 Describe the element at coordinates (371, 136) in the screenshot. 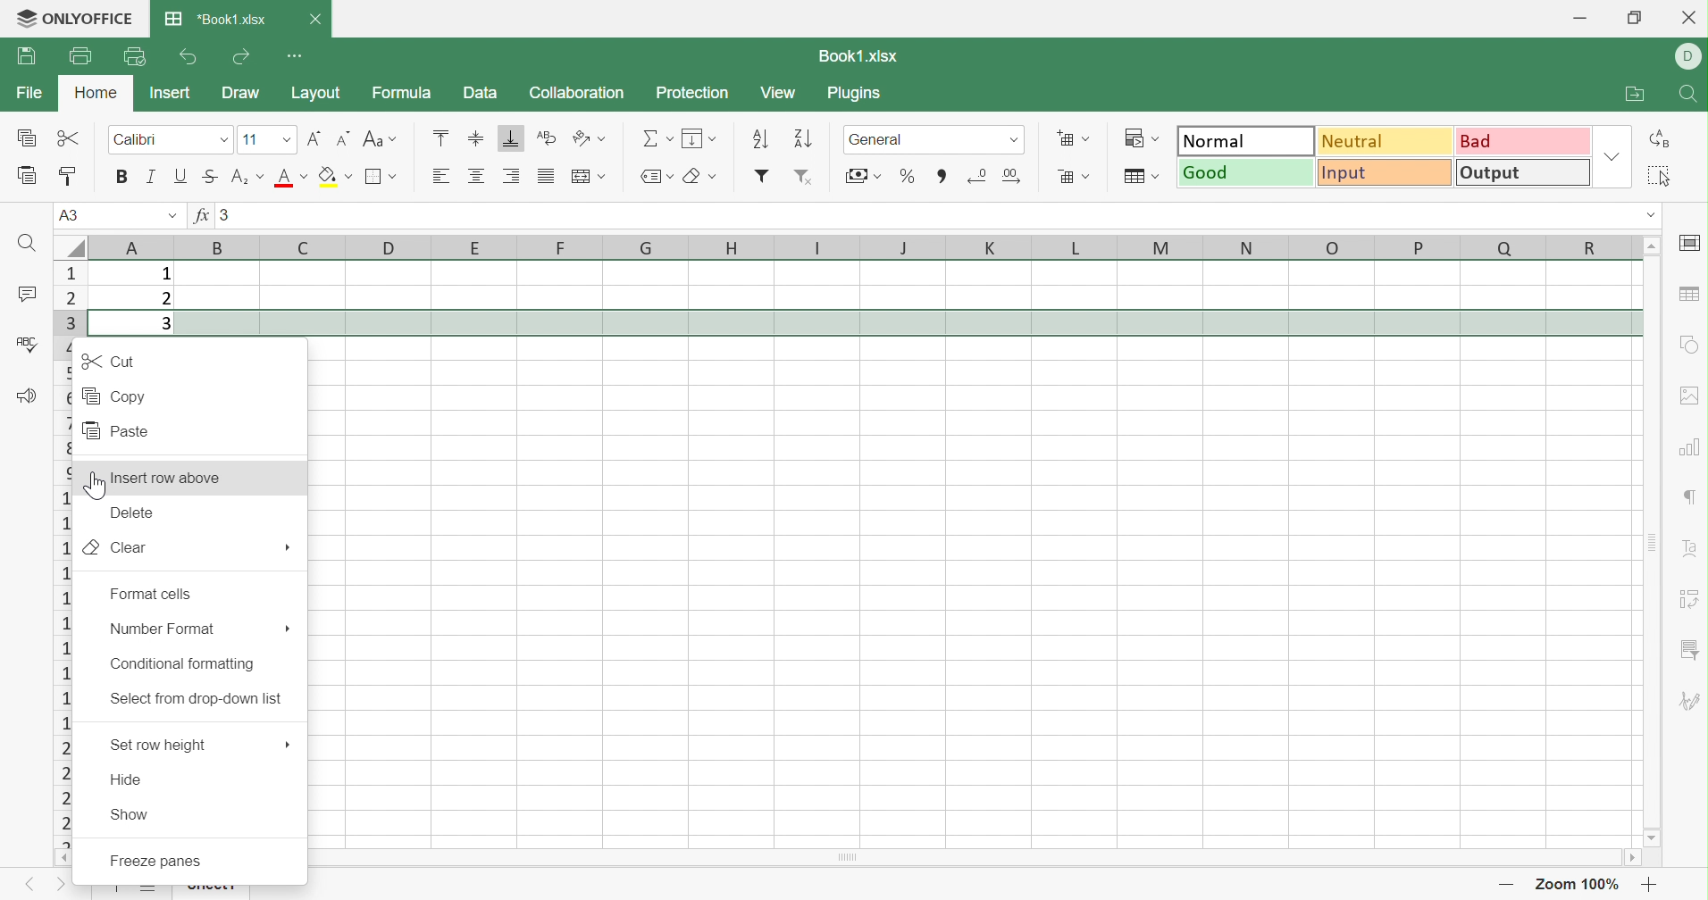

I see `Change case` at that location.